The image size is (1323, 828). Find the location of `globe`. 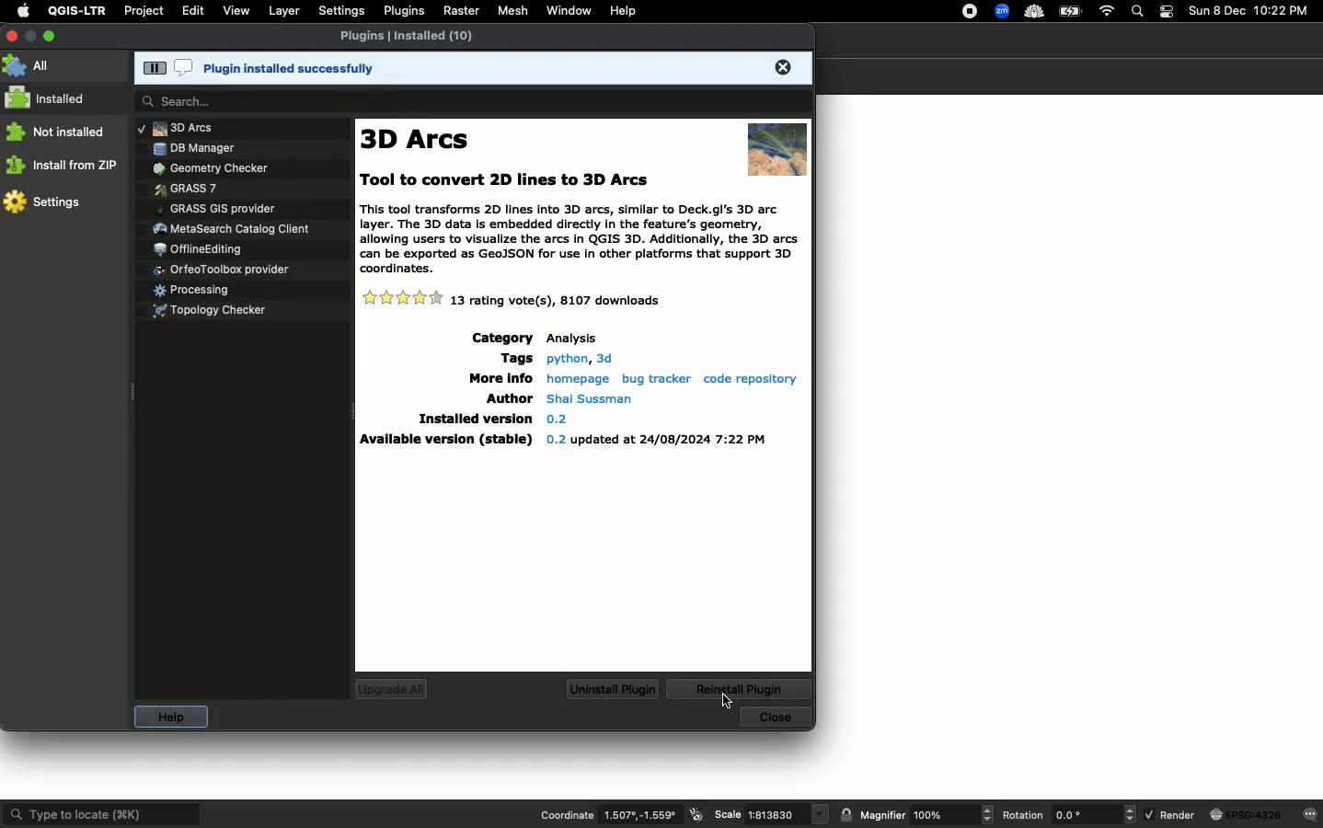

globe is located at coordinates (1248, 815).